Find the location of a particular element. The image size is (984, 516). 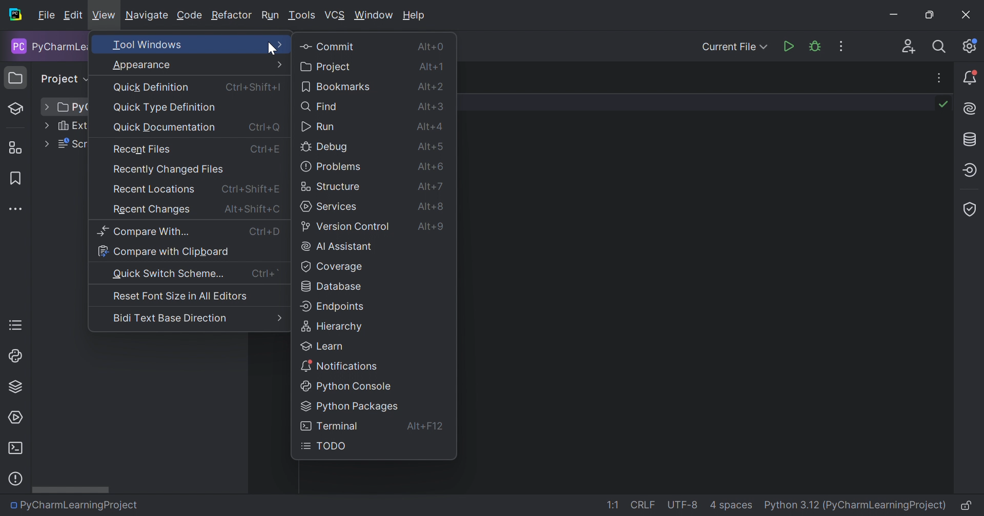

Services is located at coordinates (329, 206).